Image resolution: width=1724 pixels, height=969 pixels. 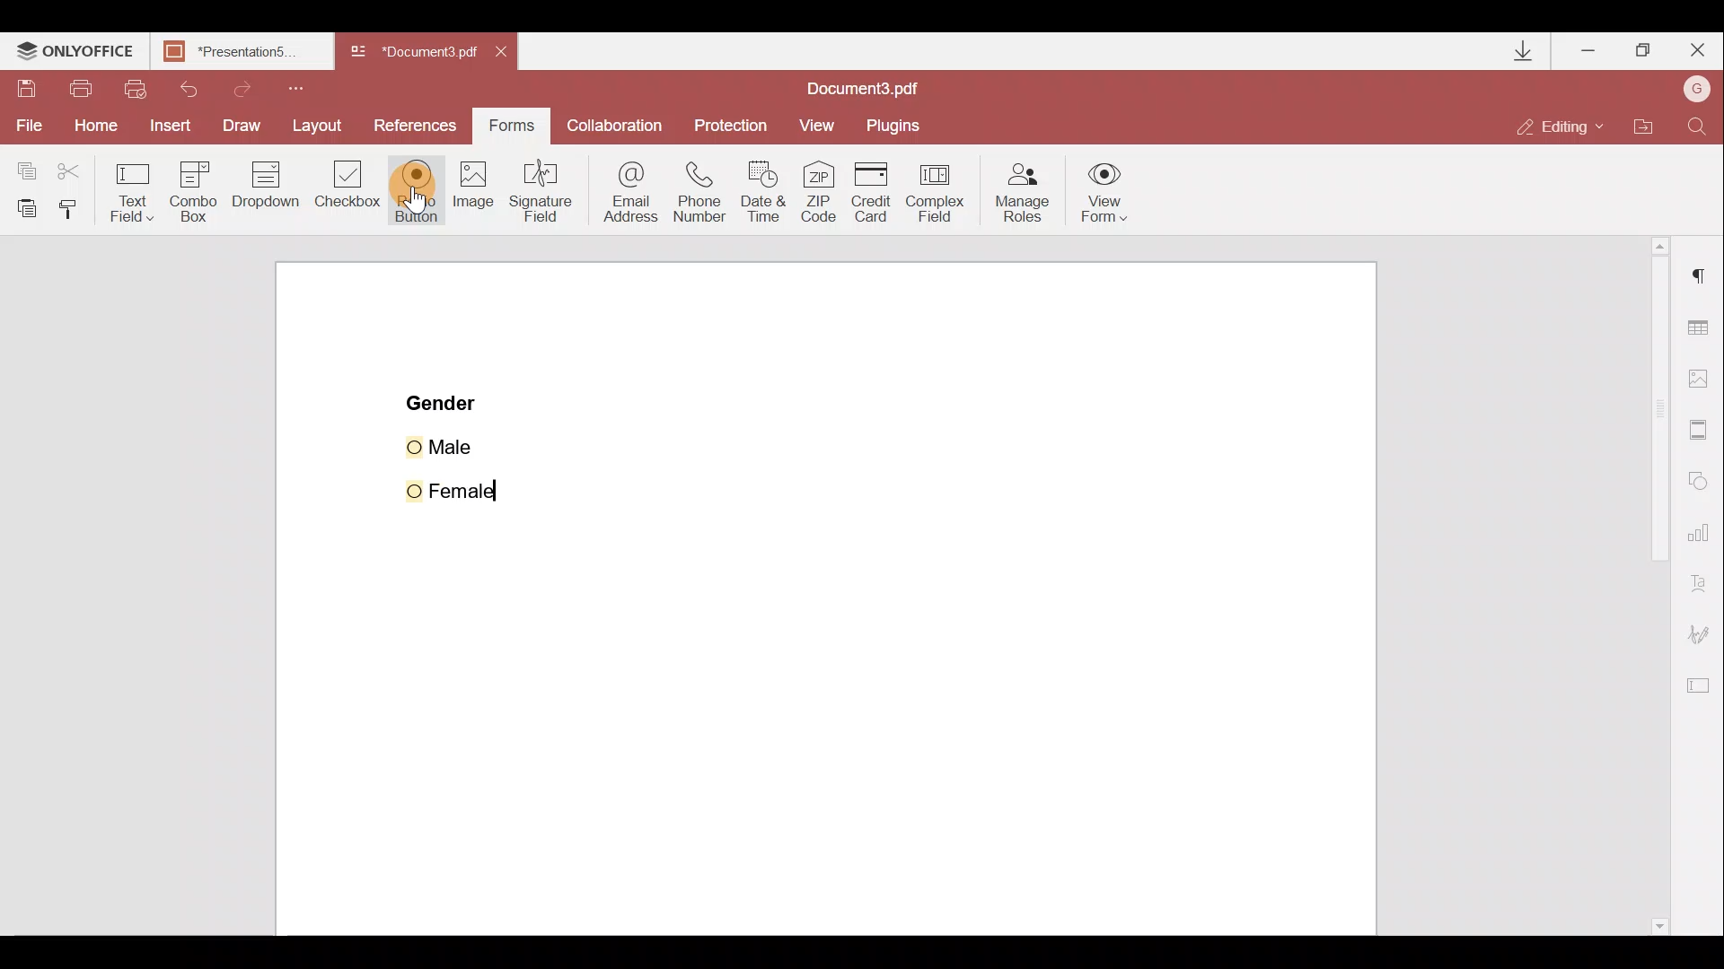 What do you see at coordinates (506, 54) in the screenshot?
I see `Close document` at bounding box center [506, 54].